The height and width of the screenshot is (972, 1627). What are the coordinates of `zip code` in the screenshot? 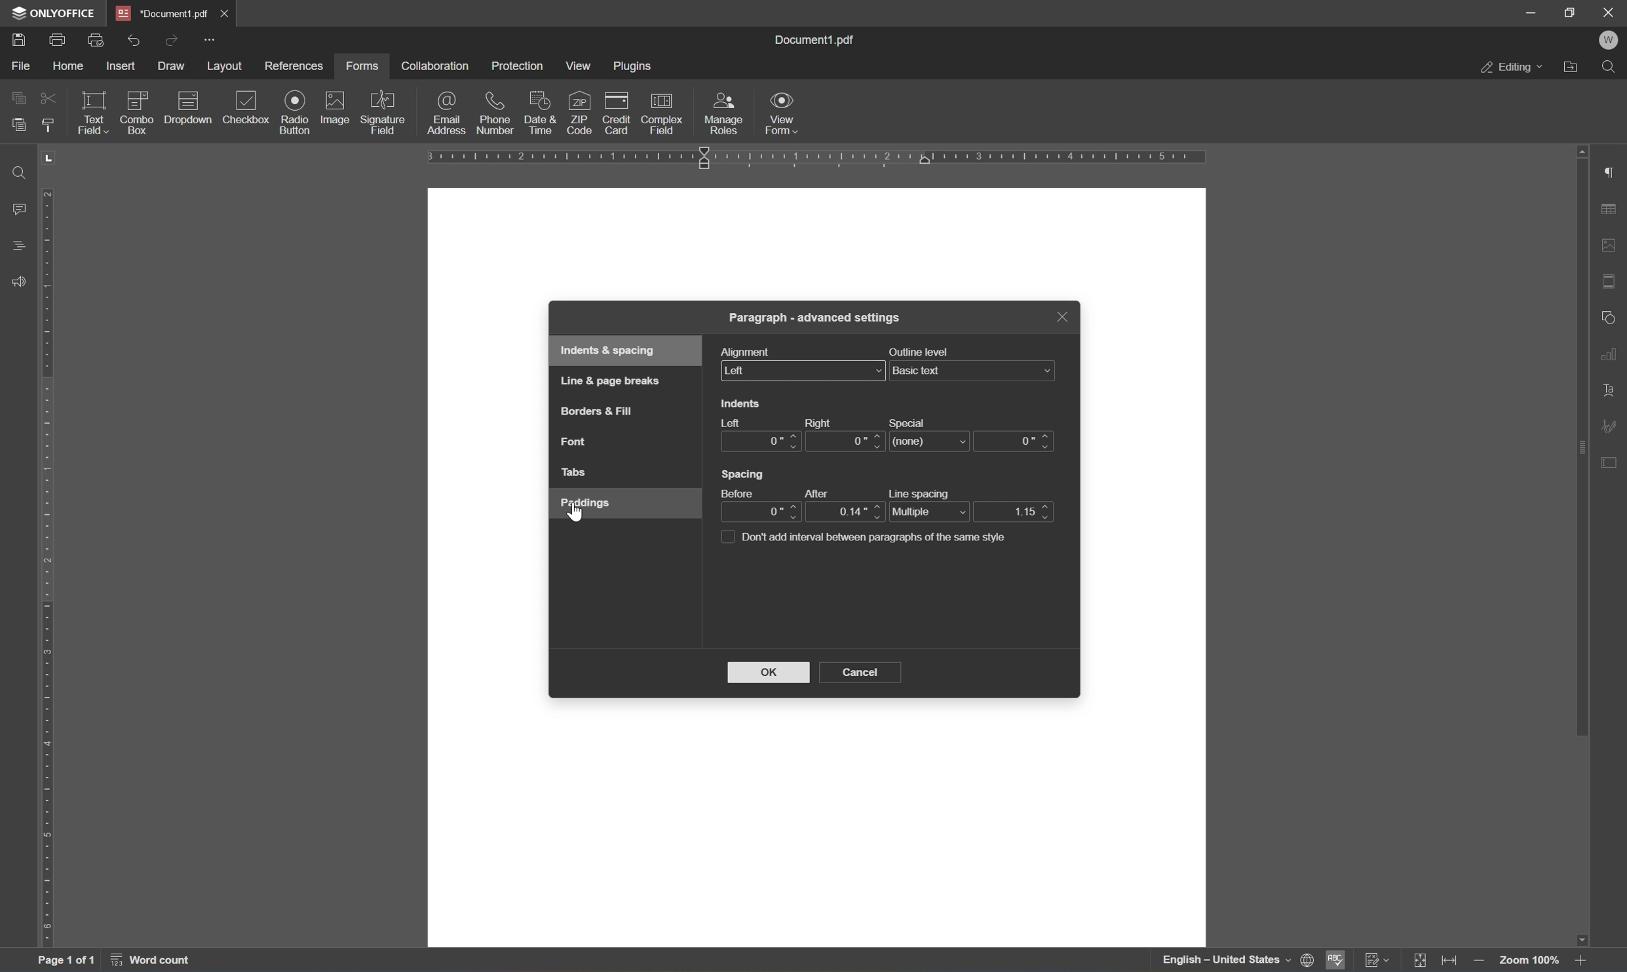 It's located at (579, 112).